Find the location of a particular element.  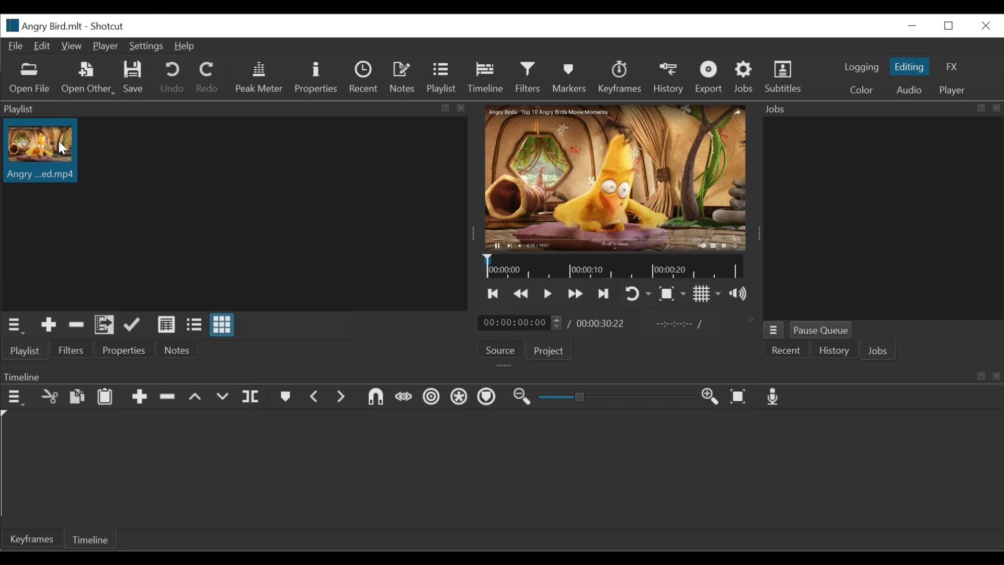

Jobs menu is located at coordinates (773, 330).